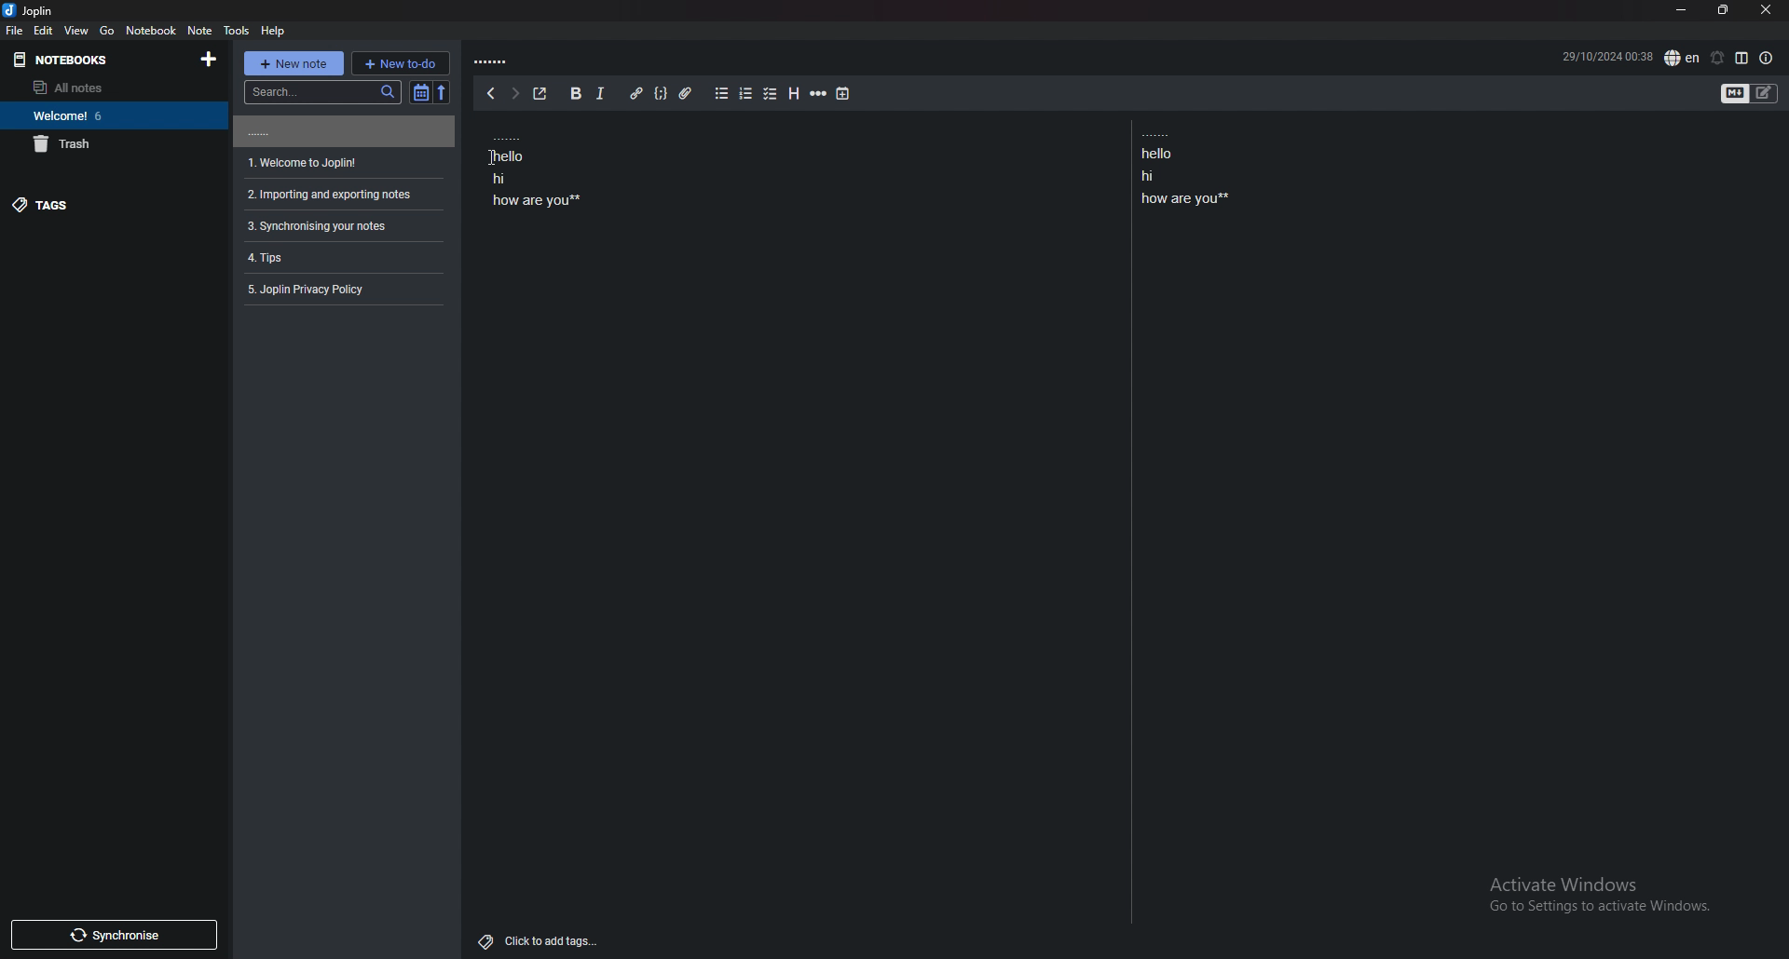 The width and height of the screenshot is (1789, 959). Describe the element at coordinates (746, 94) in the screenshot. I see `numbered list` at that location.